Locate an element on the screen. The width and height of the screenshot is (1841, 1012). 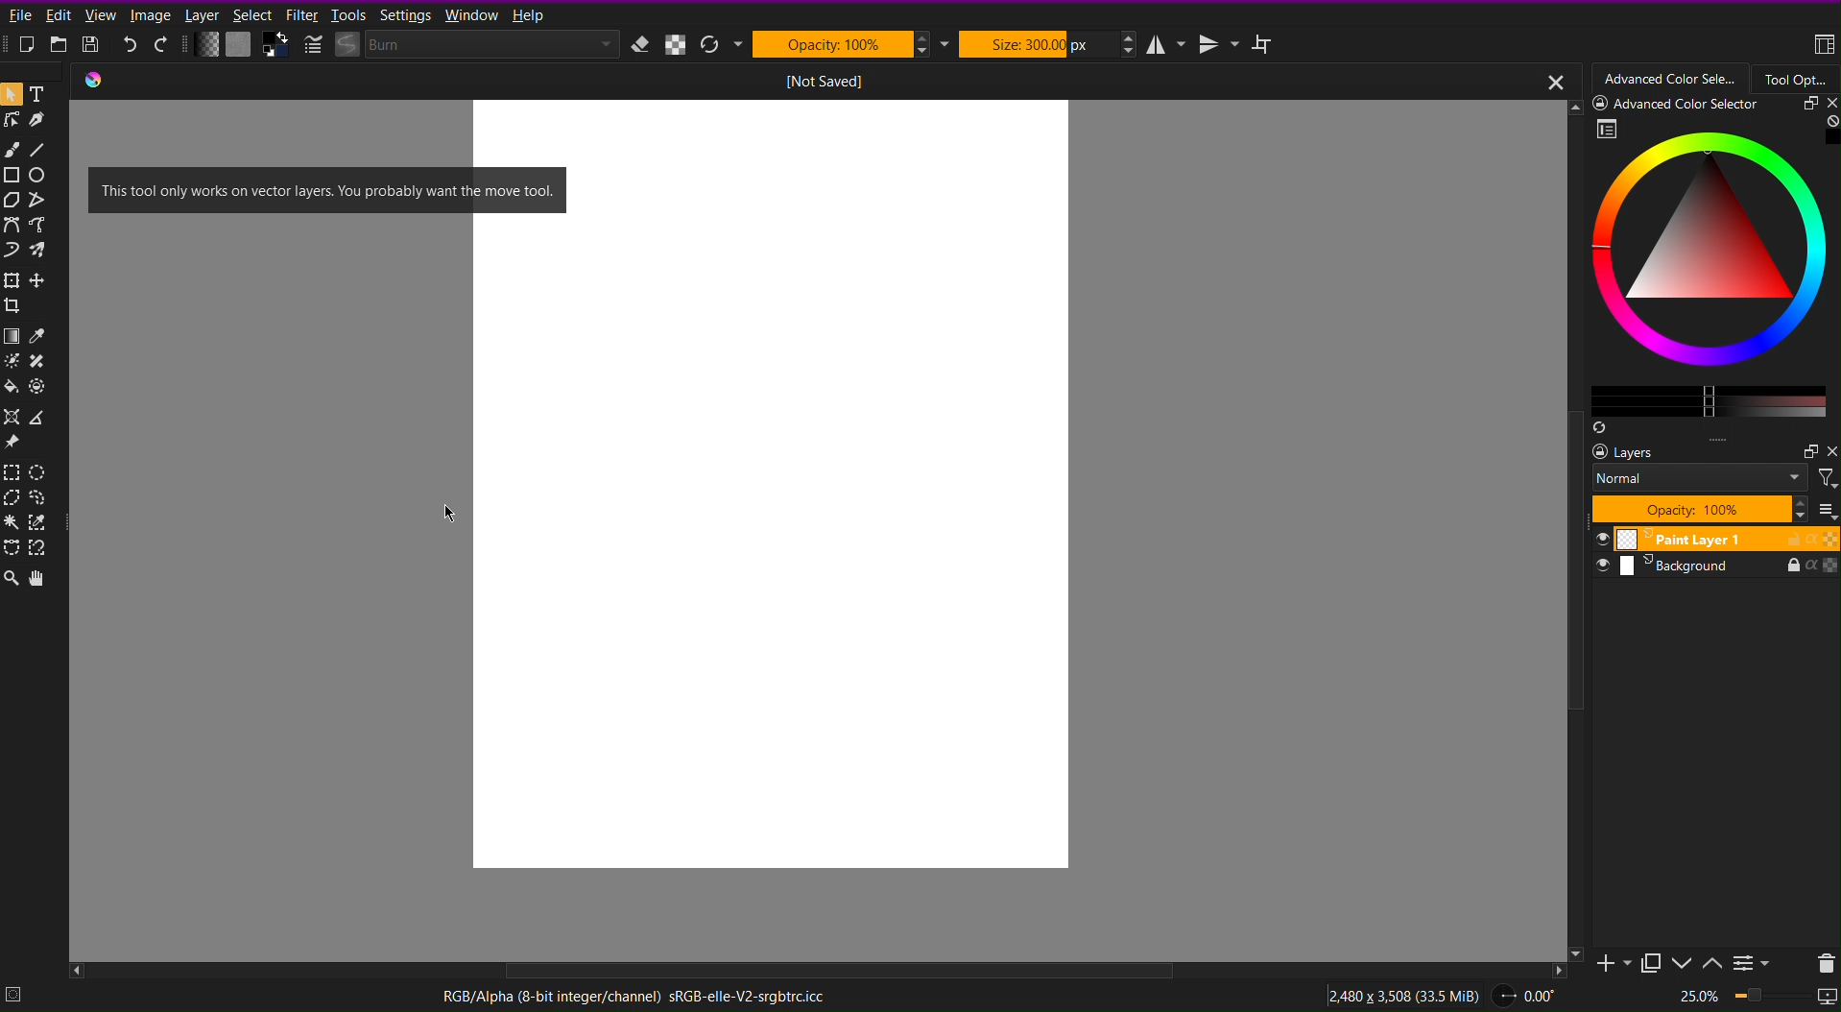
Current Document is located at coordinates (824, 83).